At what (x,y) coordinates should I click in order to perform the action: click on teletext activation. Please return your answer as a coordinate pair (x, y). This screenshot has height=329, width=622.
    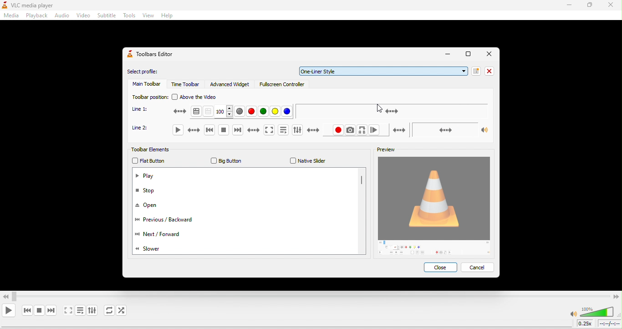
    Looking at the image, I should click on (187, 112).